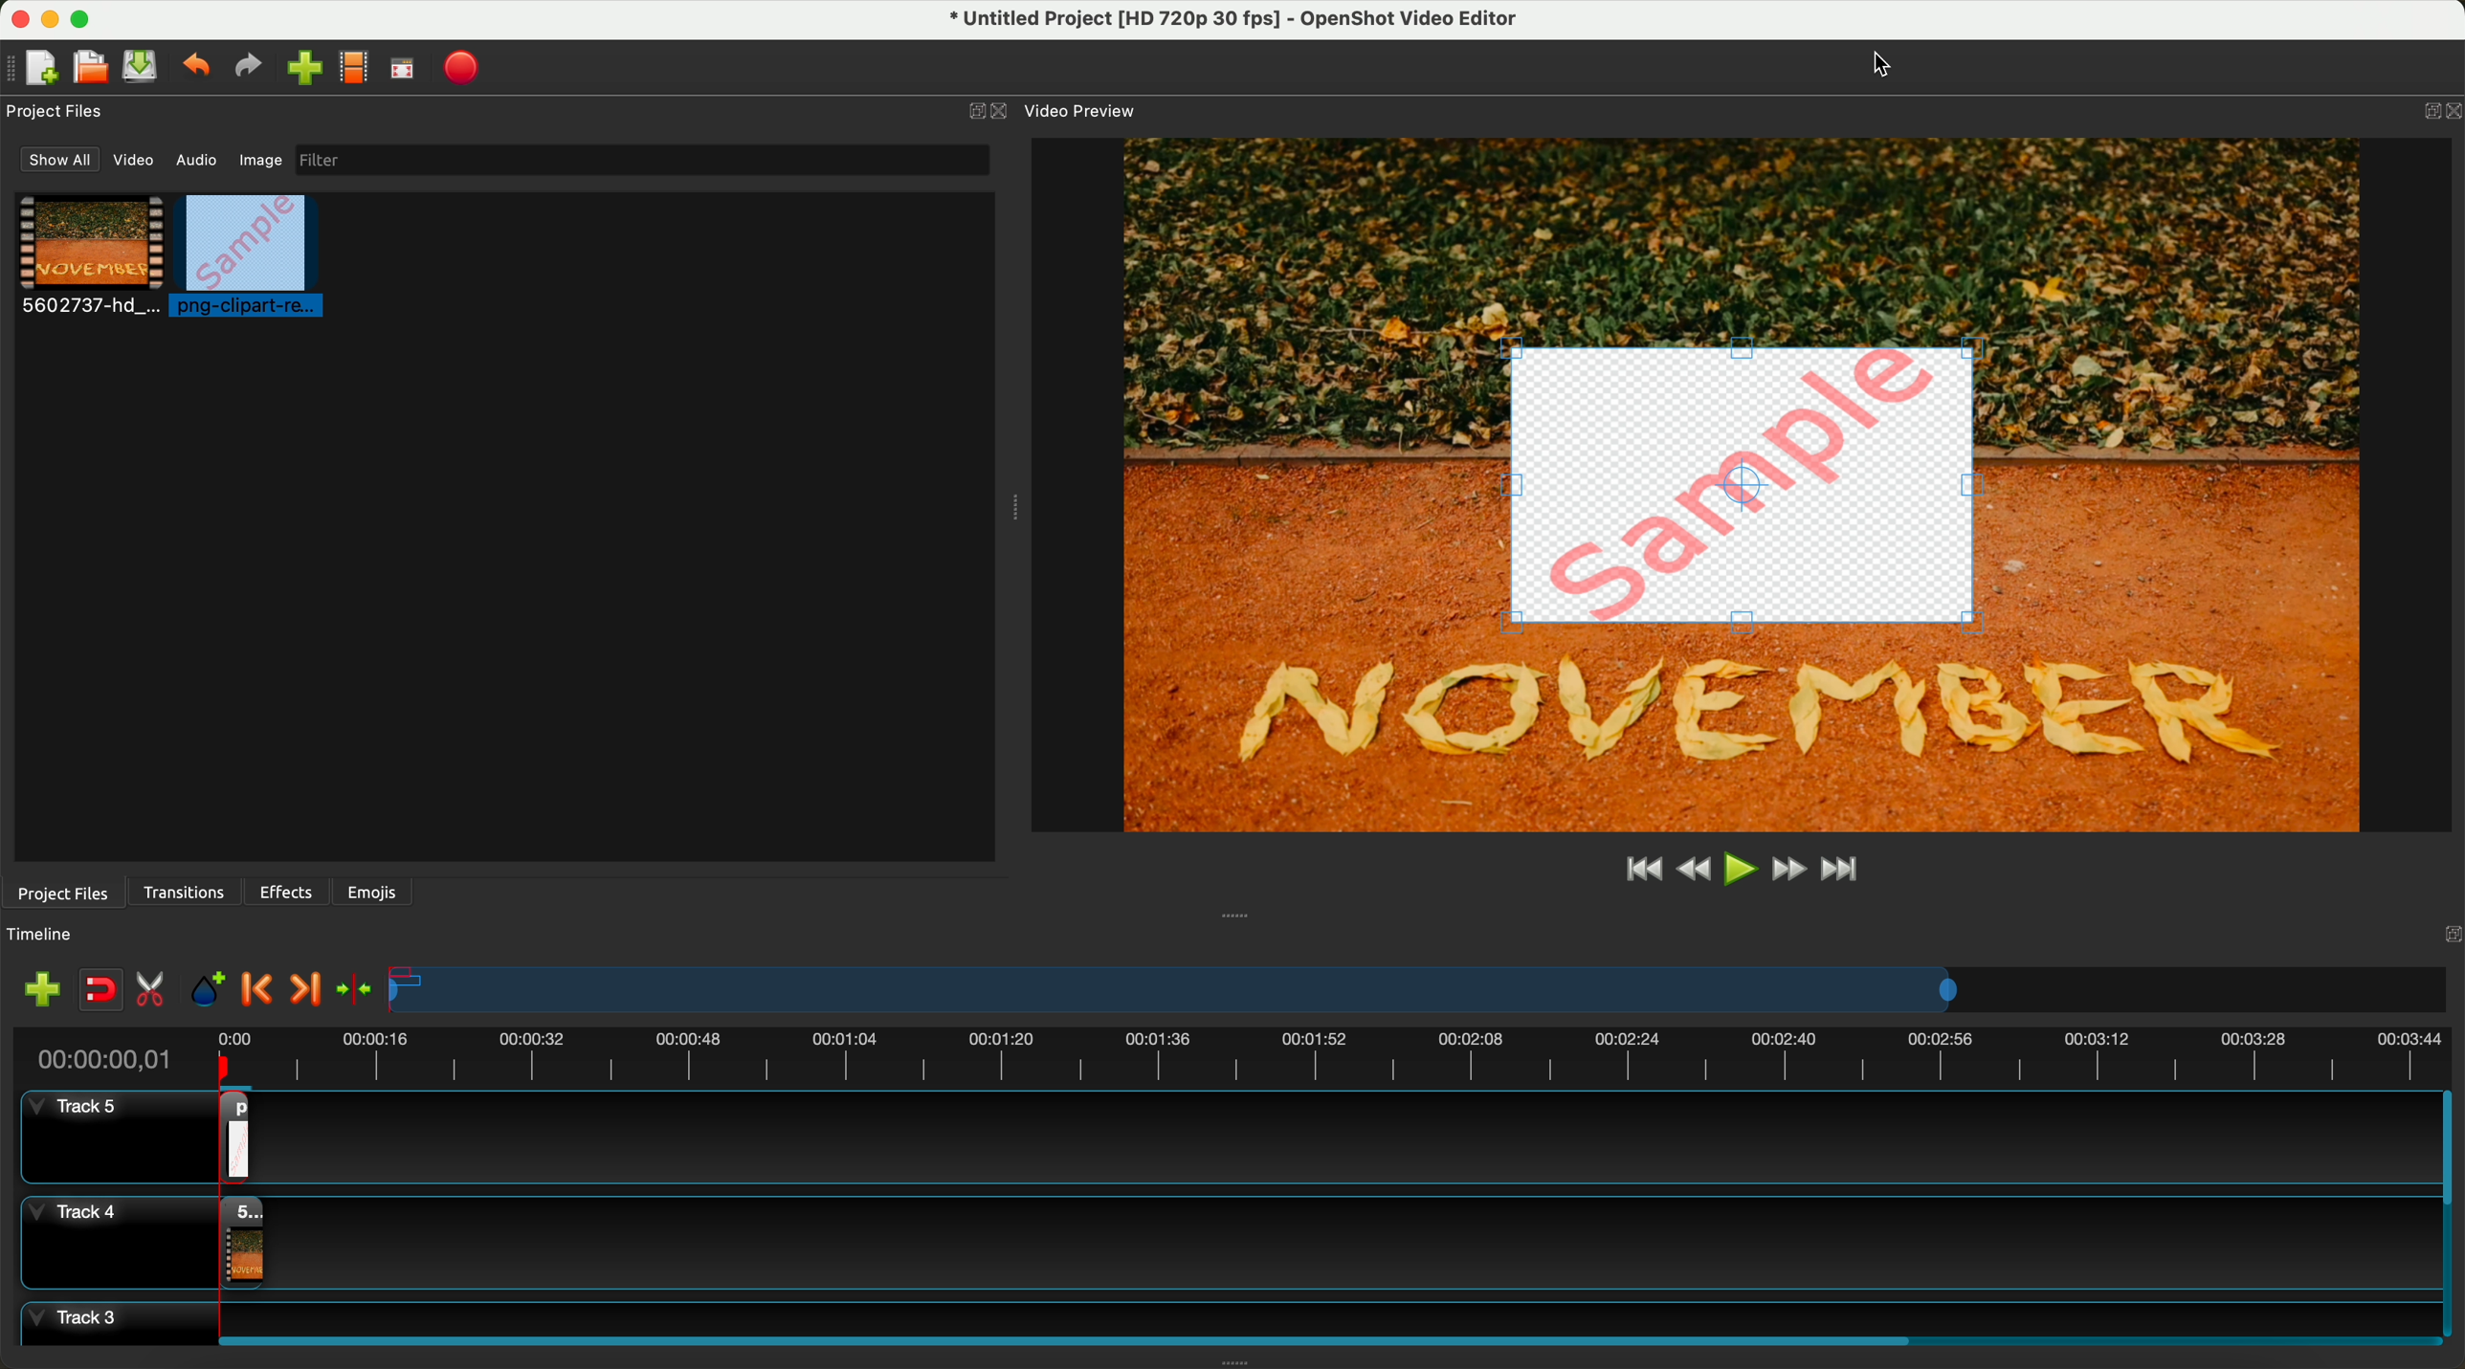 The height and width of the screenshot is (1369, 2465). I want to click on scroll bar, so click(2450, 1214).